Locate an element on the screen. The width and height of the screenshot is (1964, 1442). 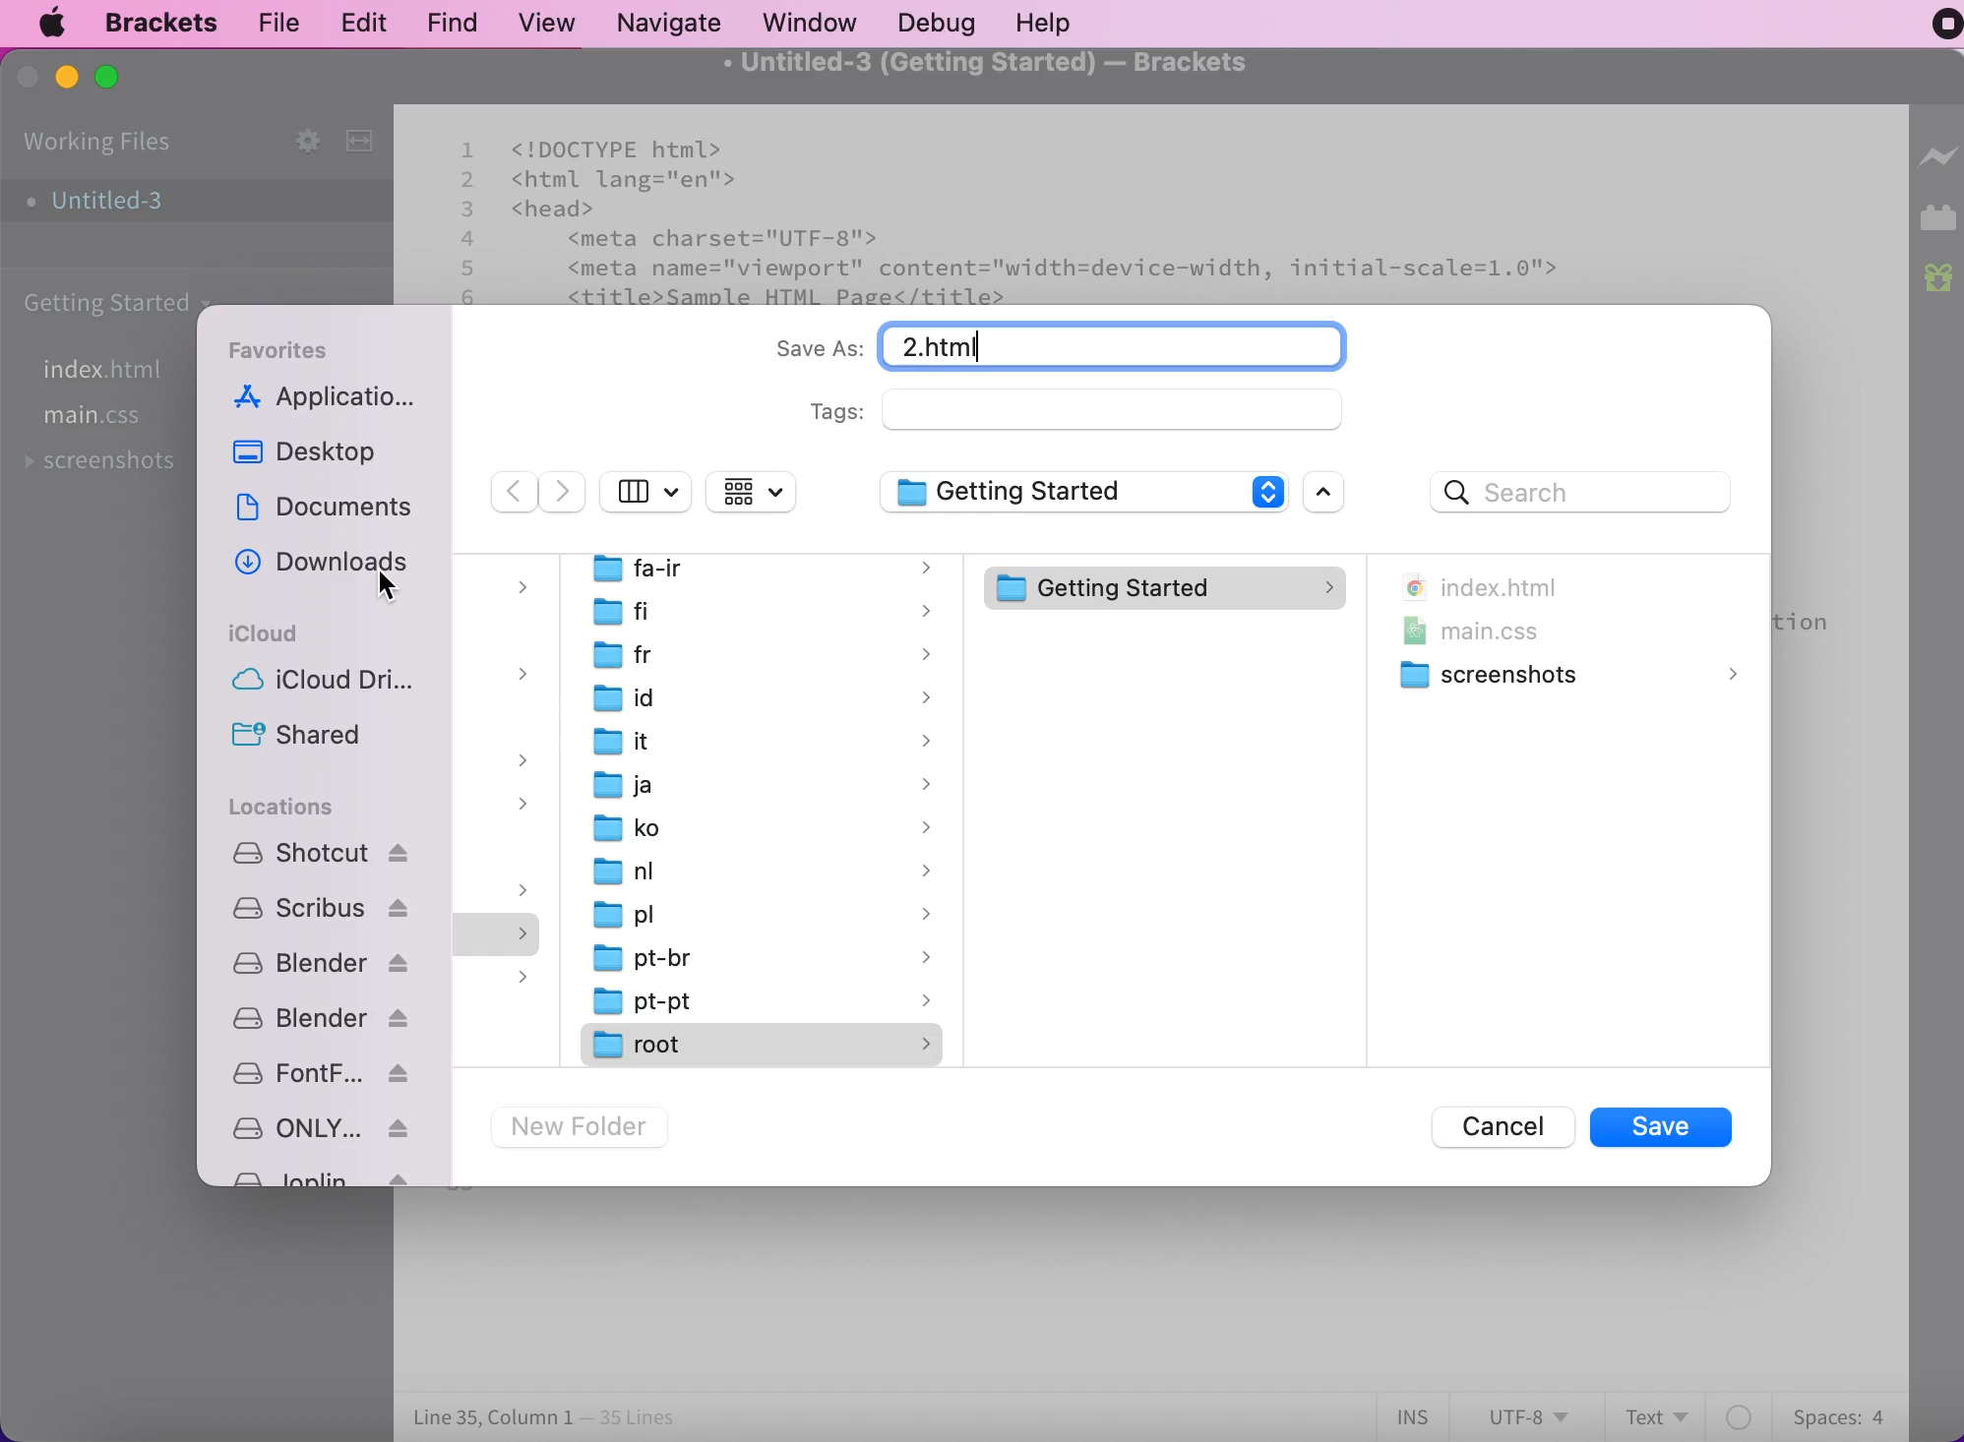
downloads is located at coordinates (334, 569).